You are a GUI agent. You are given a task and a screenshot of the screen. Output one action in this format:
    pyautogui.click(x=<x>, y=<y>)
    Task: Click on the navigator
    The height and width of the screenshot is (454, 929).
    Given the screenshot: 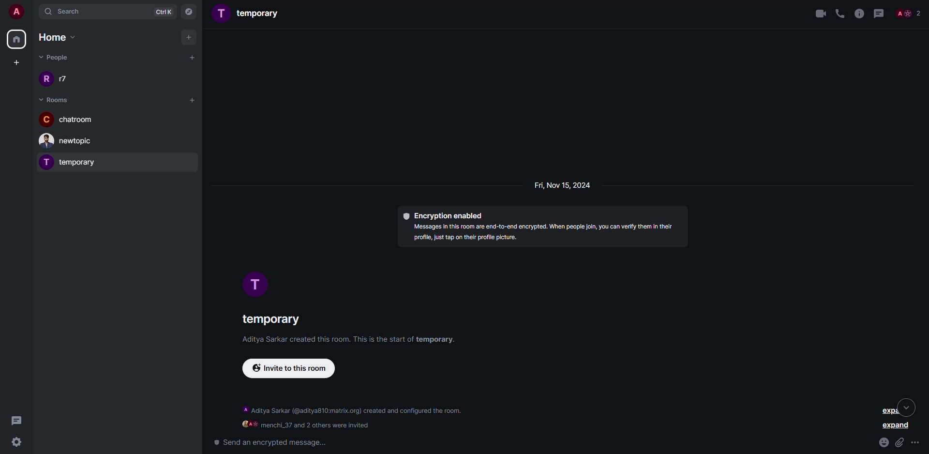 What is the action you would take?
    pyautogui.click(x=190, y=11)
    